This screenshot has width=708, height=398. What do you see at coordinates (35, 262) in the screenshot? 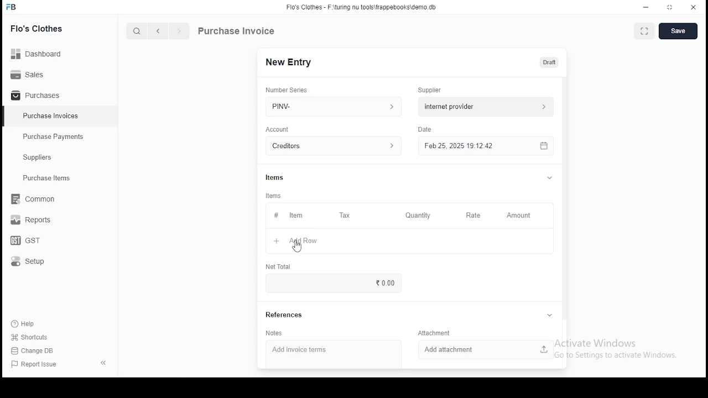
I see `setup` at bounding box center [35, 262].